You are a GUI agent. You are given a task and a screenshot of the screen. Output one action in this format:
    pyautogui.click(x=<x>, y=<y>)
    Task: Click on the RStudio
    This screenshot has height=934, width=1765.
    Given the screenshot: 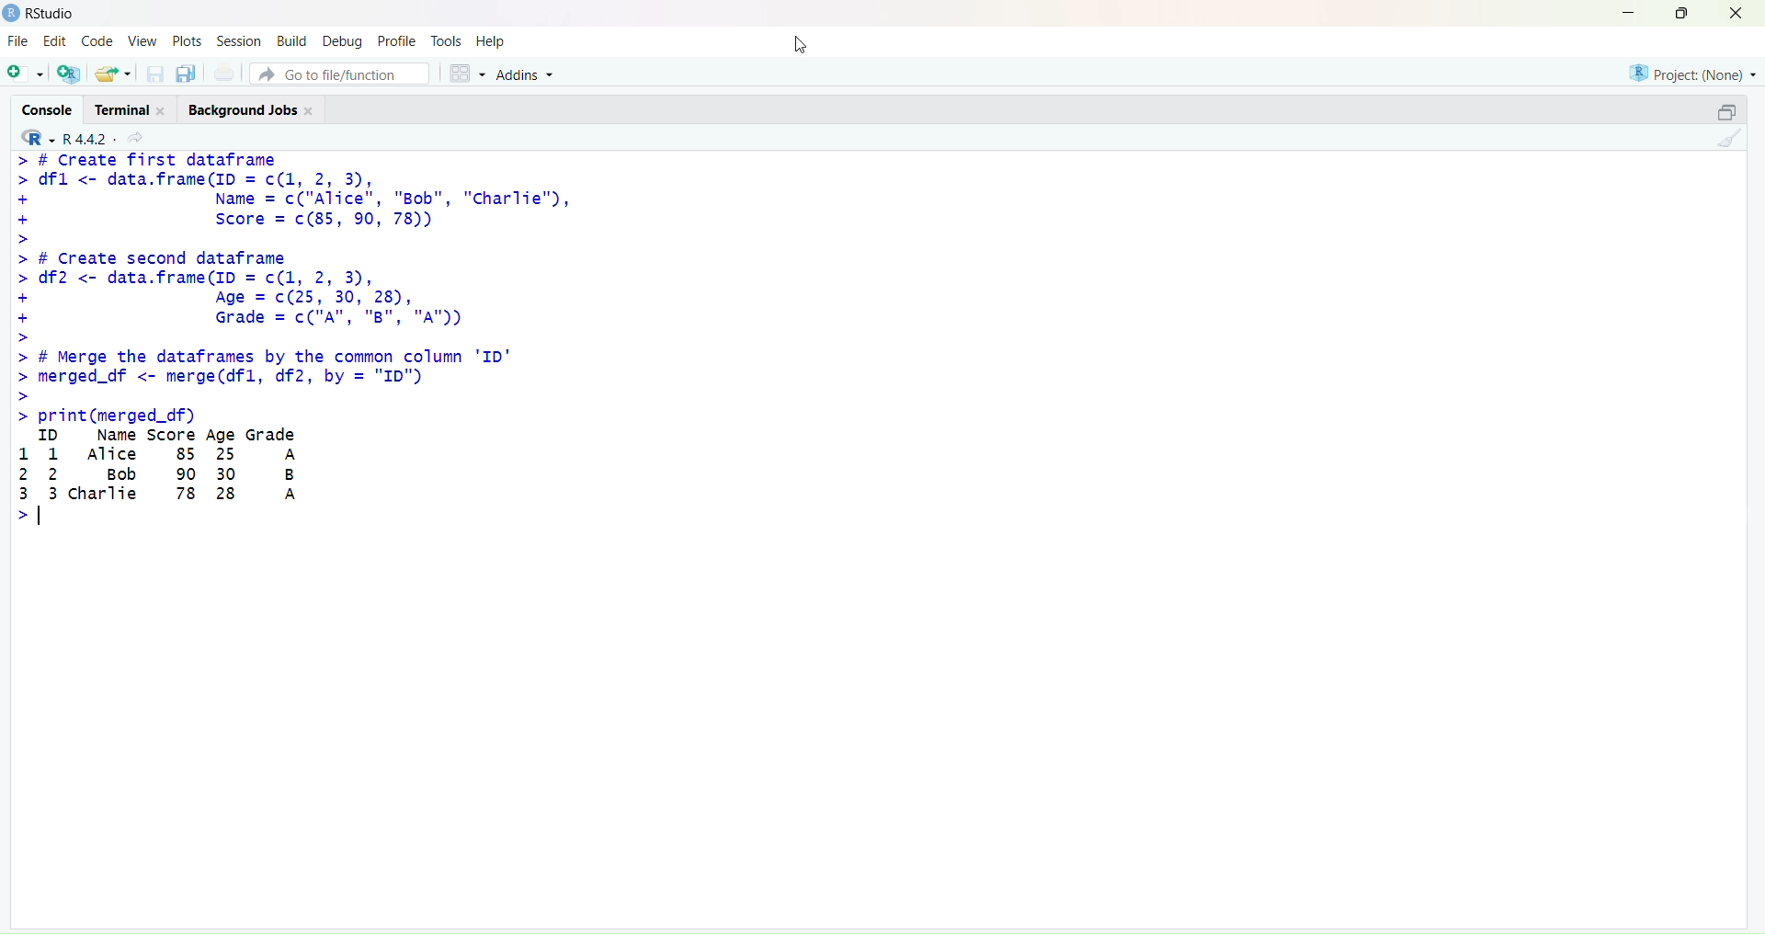 What is the action you would take?
    pyautogui.click(x=52, y=14)
    